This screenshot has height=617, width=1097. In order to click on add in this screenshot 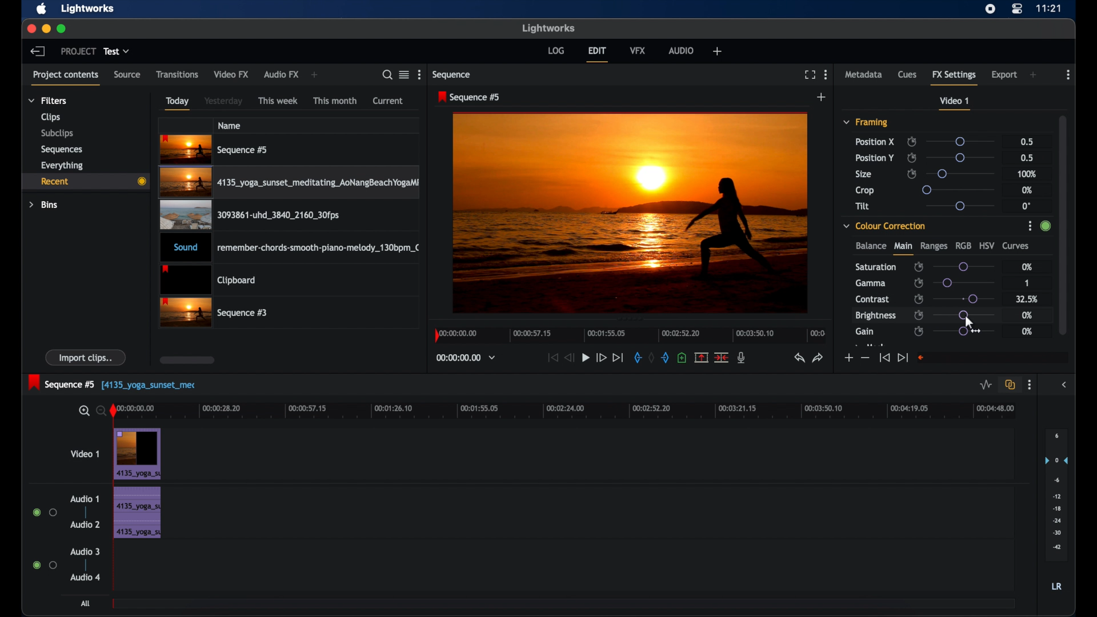, I will do `click(314, 75)`.